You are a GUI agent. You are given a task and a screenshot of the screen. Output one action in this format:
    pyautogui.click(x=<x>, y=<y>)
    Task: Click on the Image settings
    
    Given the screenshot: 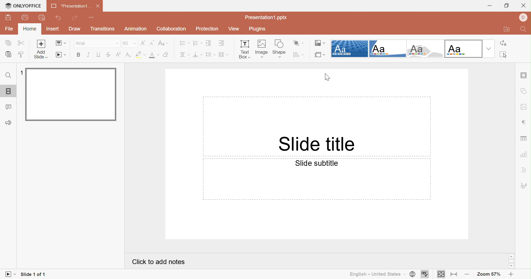 What is the action you would take?
    pyautogui.click(x=525, y=107)
    